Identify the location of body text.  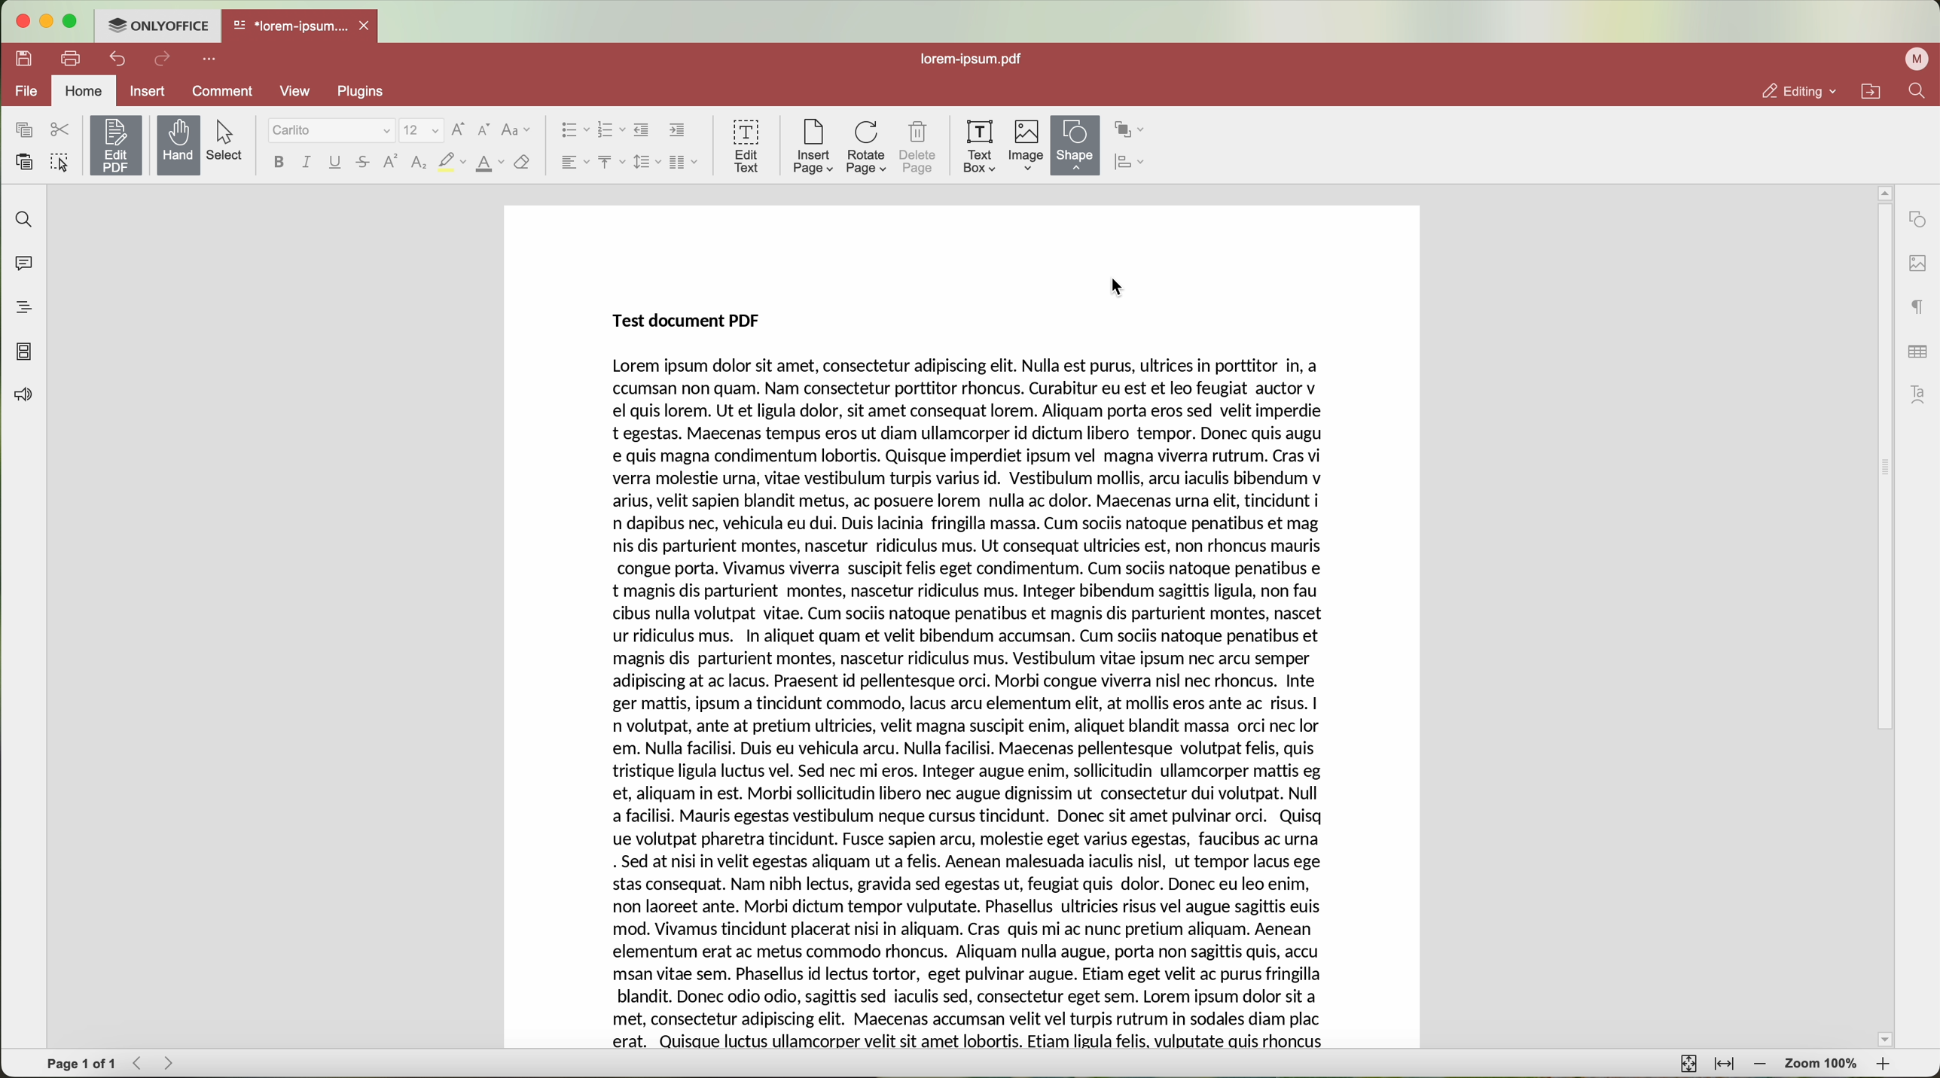
(968, 703).